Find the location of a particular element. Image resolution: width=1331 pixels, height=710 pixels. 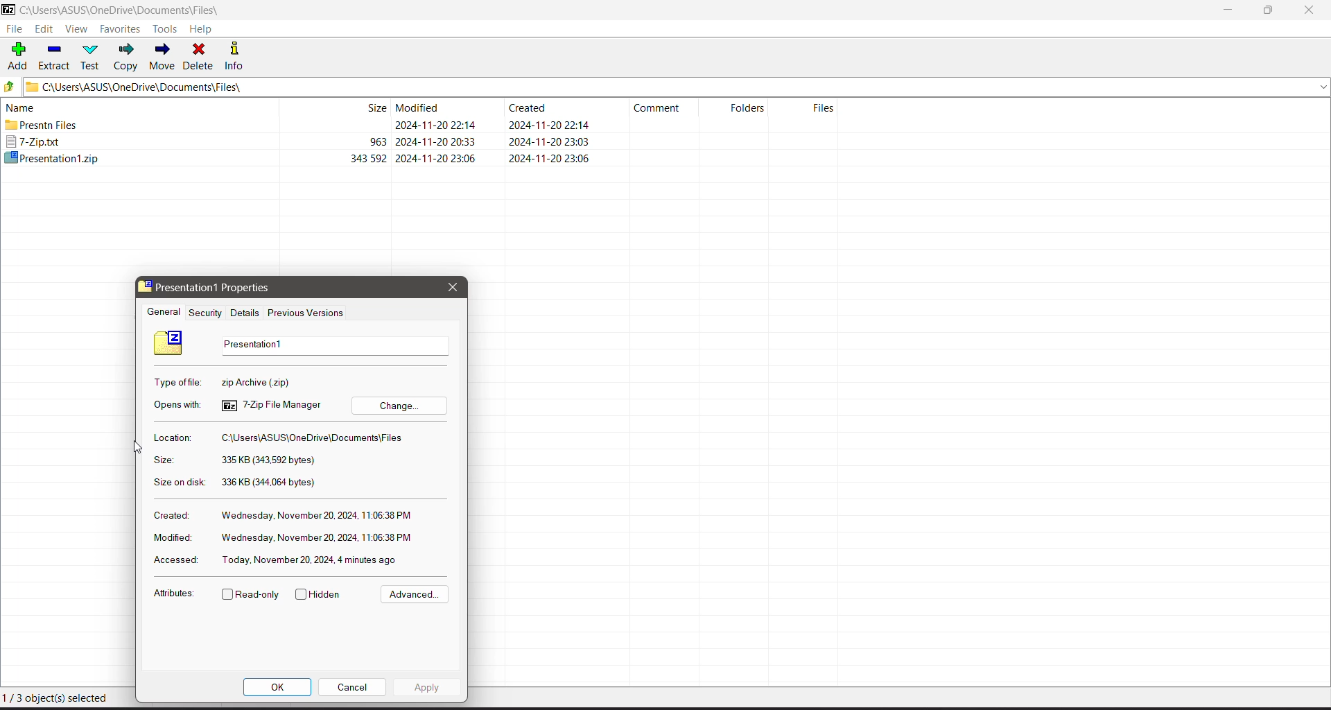

Close is located at coordinates (1312, 10).